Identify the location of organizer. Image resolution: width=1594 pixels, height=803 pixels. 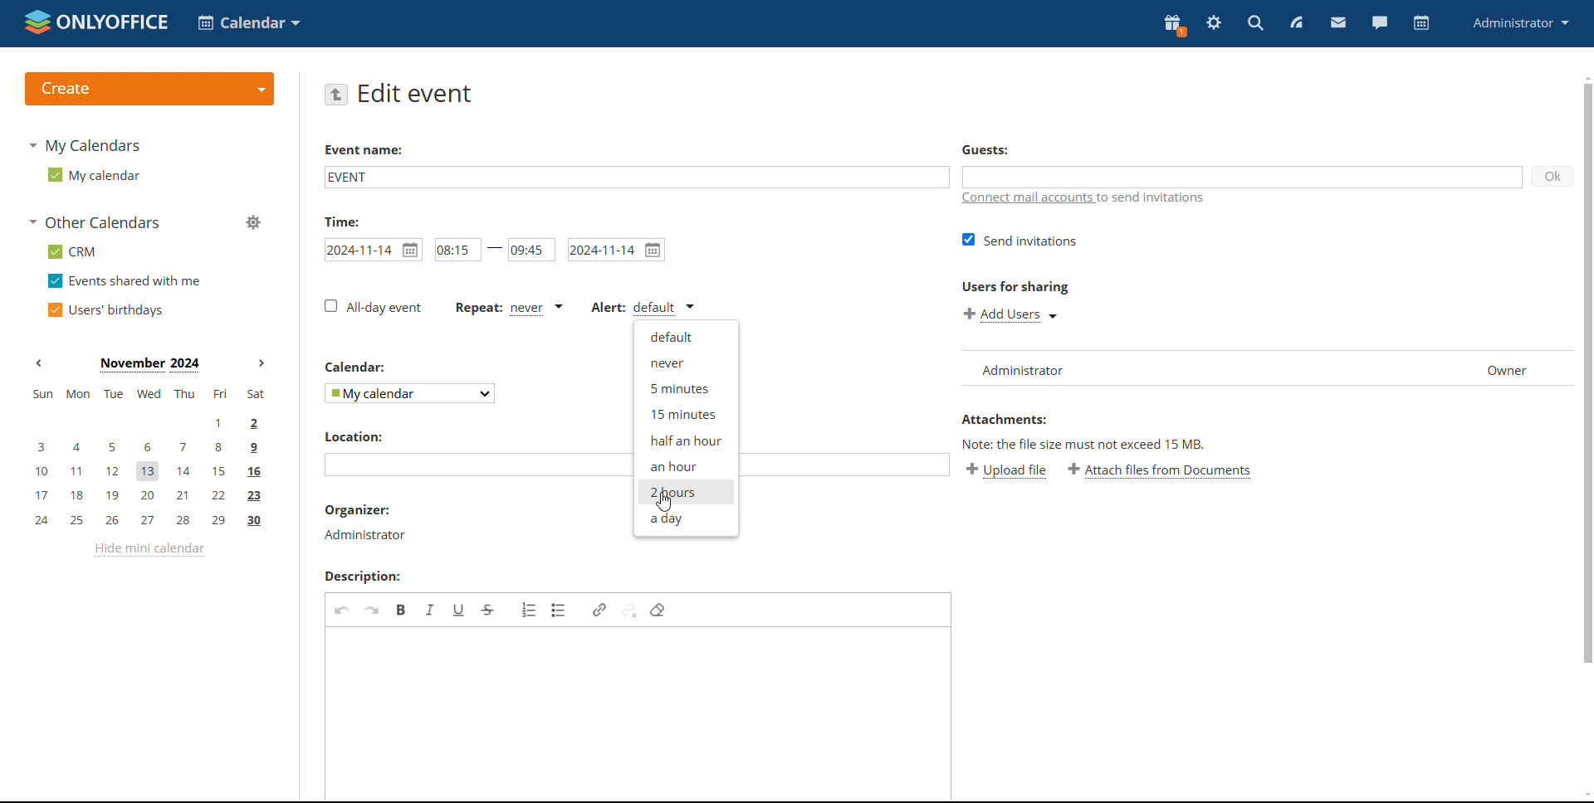
(366, 534).